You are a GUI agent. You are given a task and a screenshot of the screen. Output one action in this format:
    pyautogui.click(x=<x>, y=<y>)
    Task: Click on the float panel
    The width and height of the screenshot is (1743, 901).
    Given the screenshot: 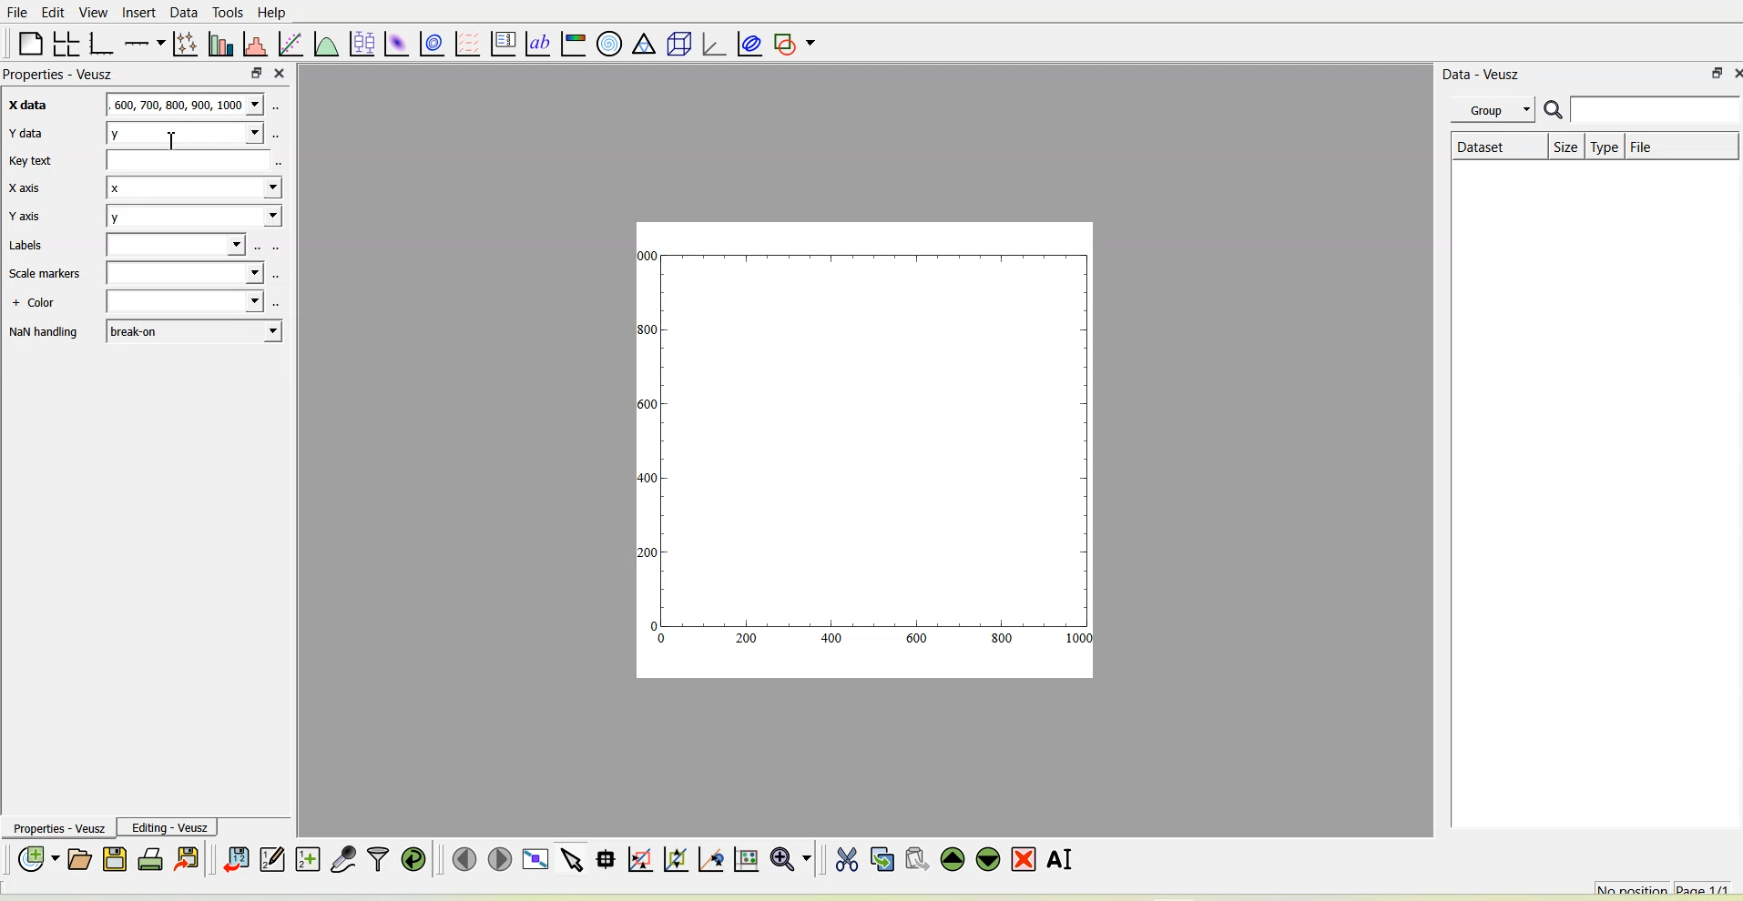 What is the action you would take?
    pyautogui.click(x=1713, y=74)
    